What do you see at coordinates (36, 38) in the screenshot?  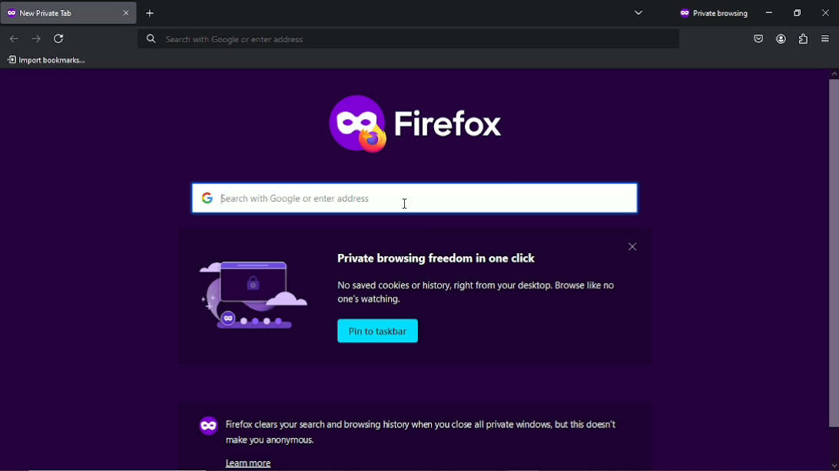 I see `go forward` at bounding box center [36, 38].